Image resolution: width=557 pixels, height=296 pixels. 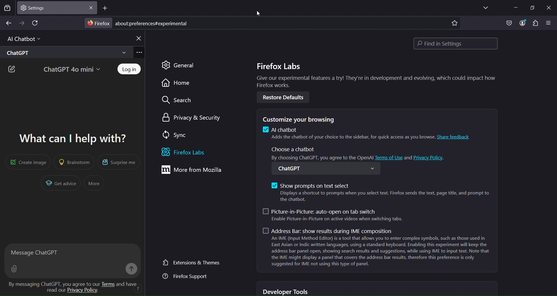 I want to click on about:preferences#experimental, so click(x=153, y=23).